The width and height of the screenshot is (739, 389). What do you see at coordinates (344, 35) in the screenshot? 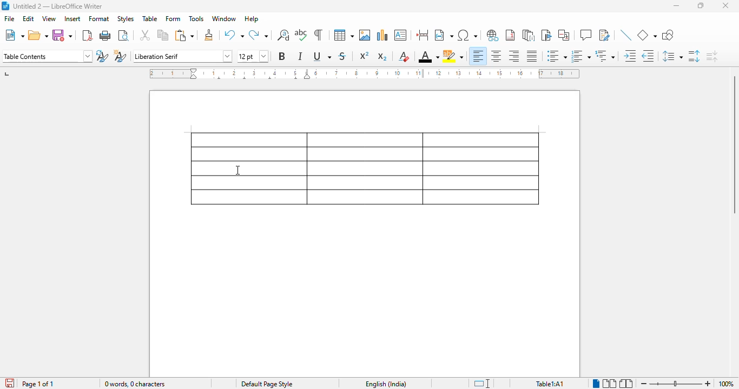
I see `table` at bounding box center [344, 35].